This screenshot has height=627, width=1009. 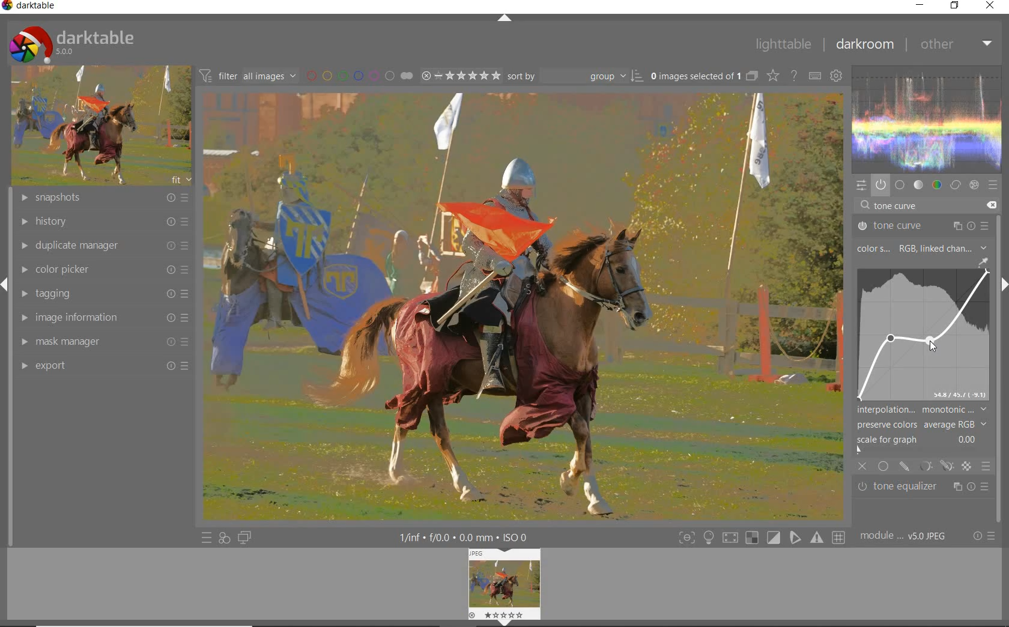 I want to click on image, so click(x=98, y=126).